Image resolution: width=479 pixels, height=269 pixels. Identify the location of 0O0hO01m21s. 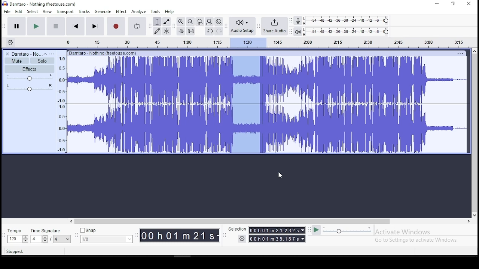
(178, 235).